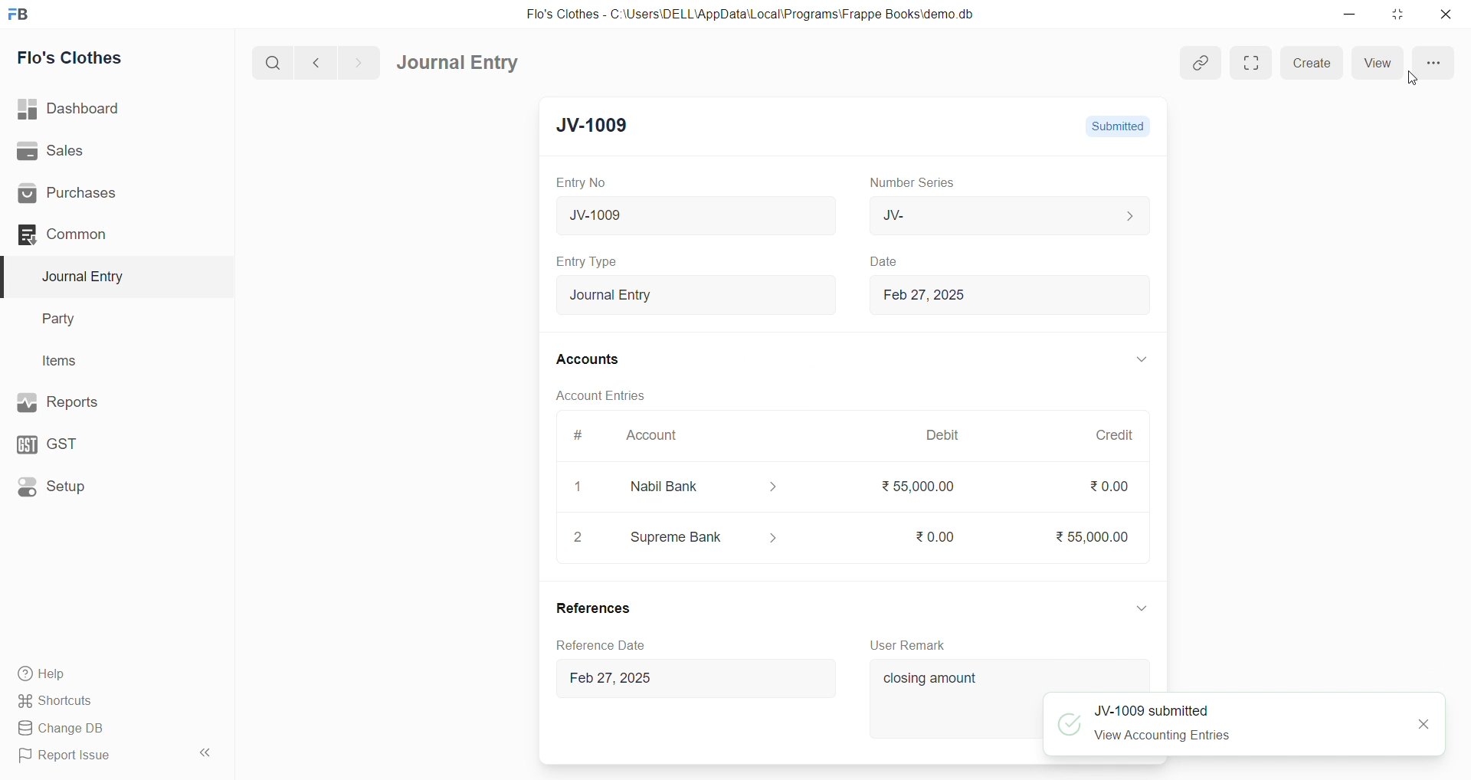 The width and height of the screenshot is (1471, 780). Describe the element at coordinates (702, 489) in the screenshot. I see `Nabil Bank` at that location.